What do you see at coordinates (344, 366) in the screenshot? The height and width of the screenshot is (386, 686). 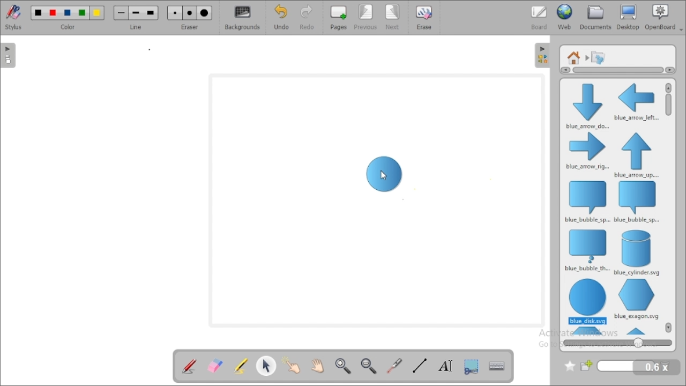 I see `zoom in` at bounding box center [344, 366].